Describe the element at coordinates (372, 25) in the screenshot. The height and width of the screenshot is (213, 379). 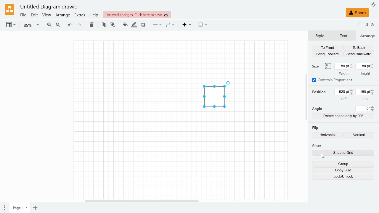
I see `Collapse /expamd` at that location.